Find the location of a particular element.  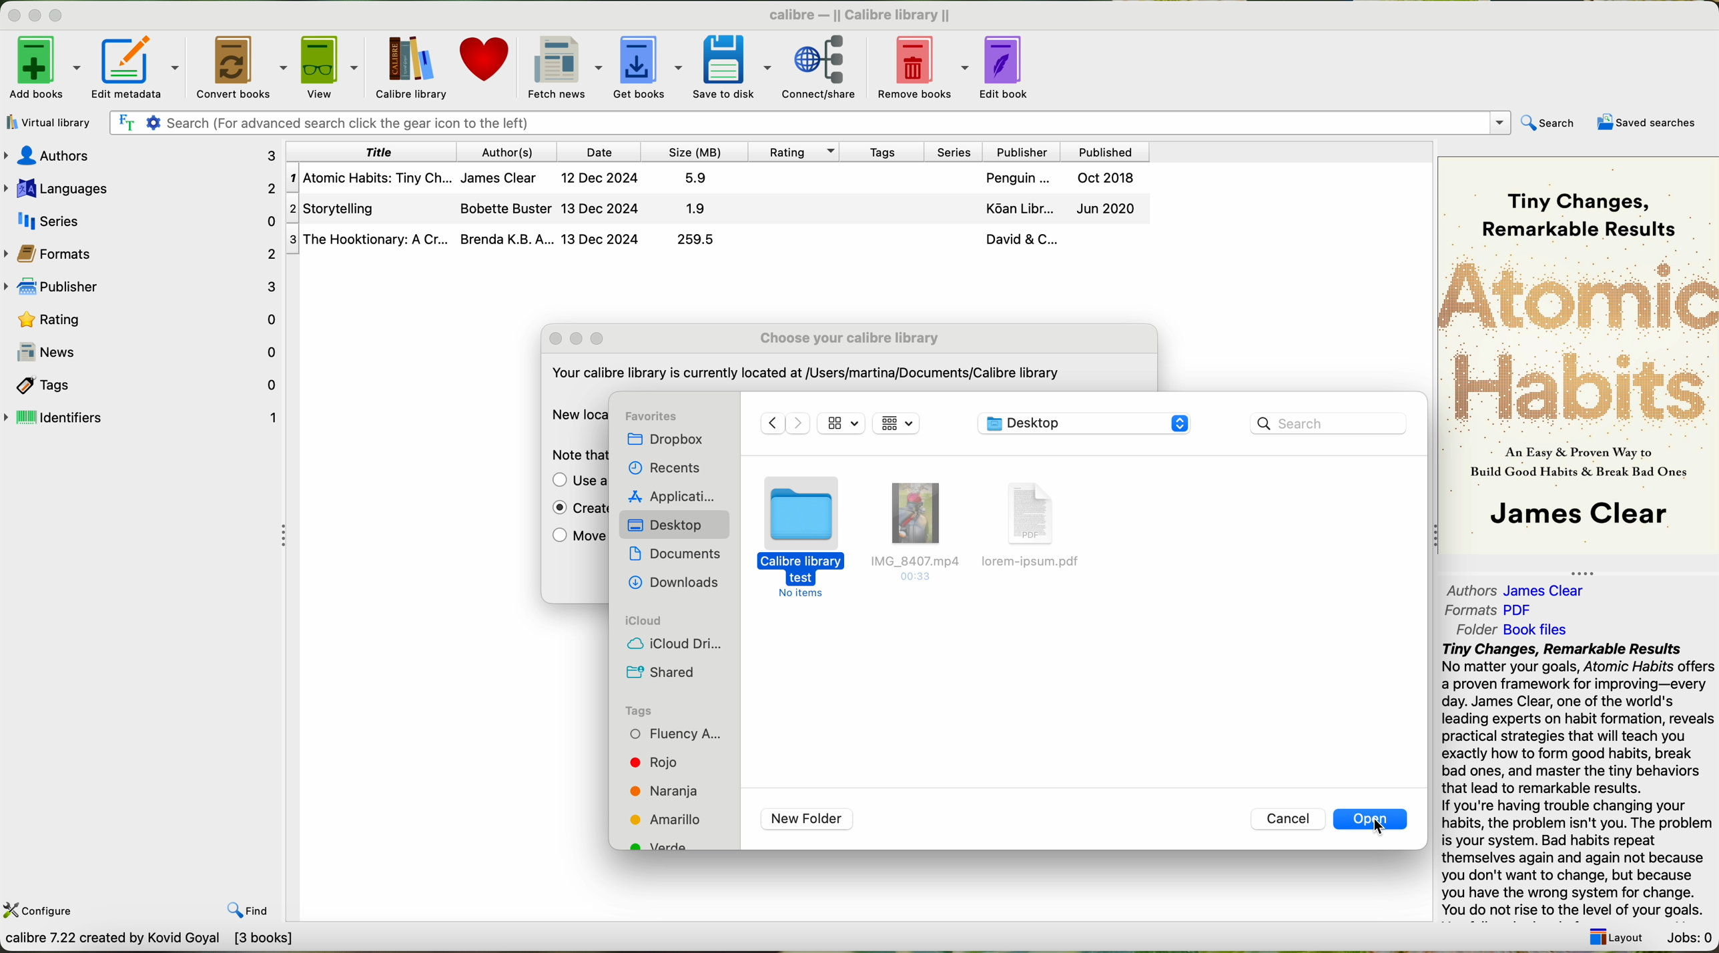

search bar is located at coordinates (1327, 423).